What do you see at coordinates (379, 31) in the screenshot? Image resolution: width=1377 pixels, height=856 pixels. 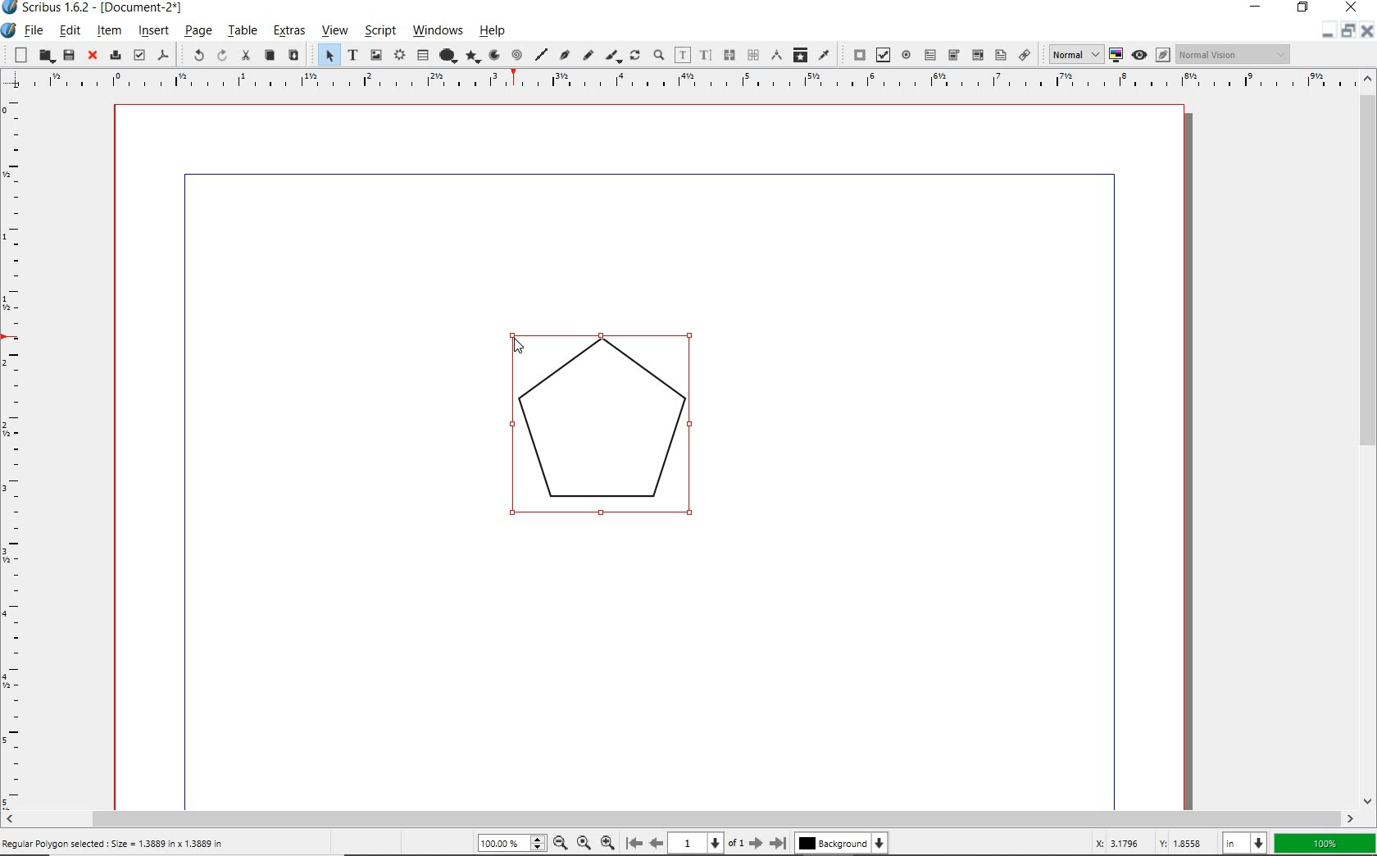 I see `script` at bounding box center [379, 31].